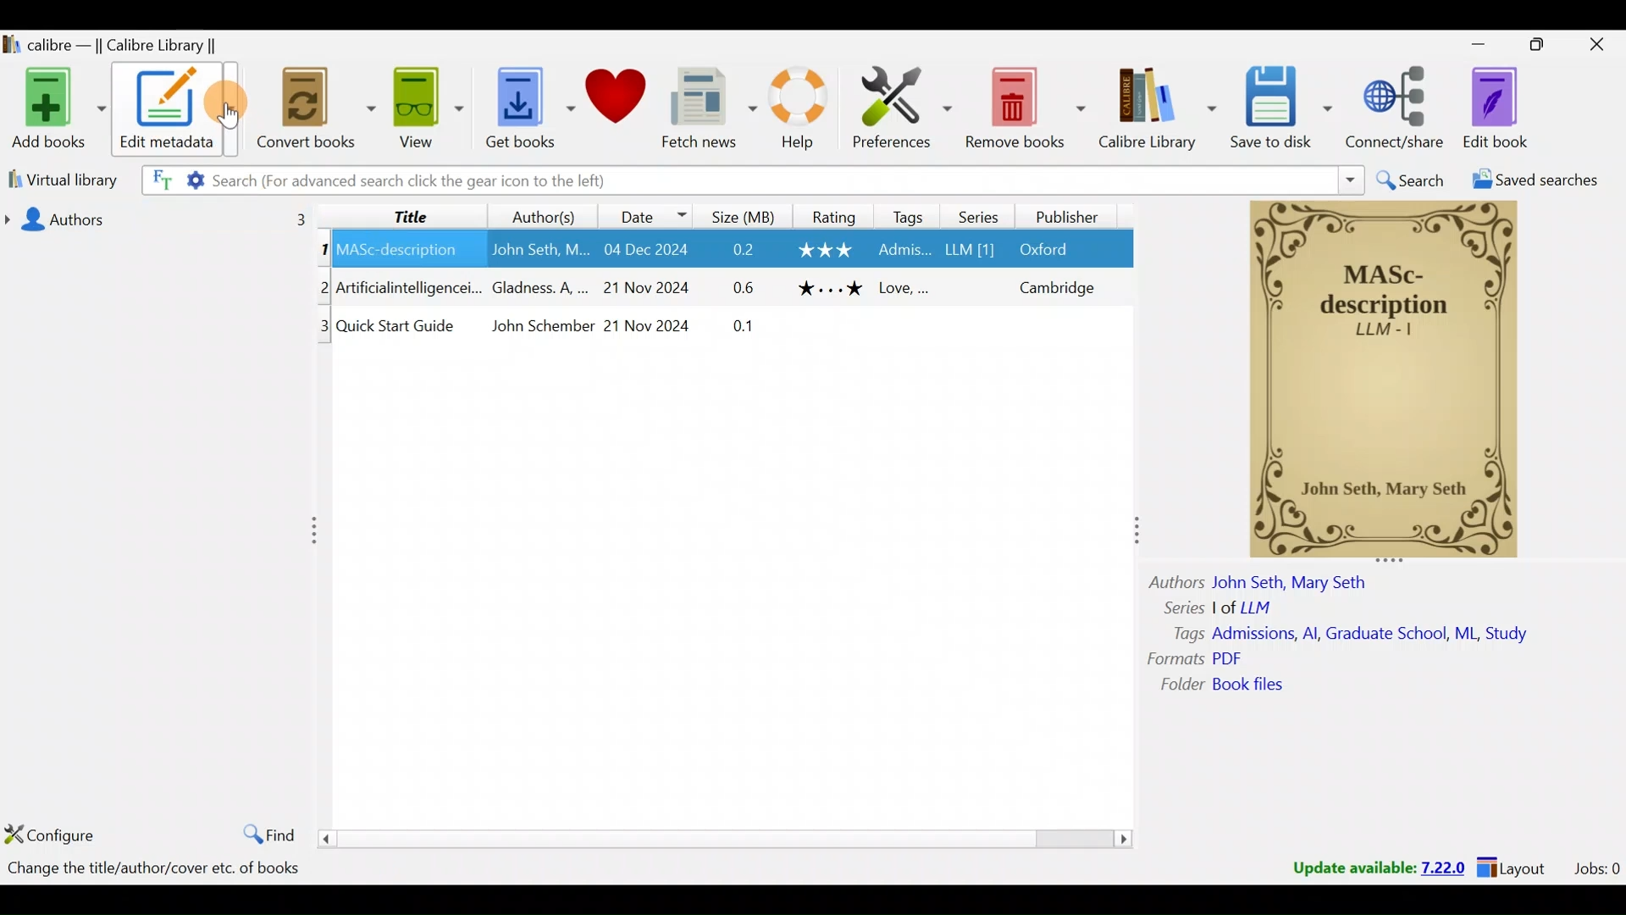 This screenshot has width=1626, height=915. I want to click on Jobs, so click(1595, 871).